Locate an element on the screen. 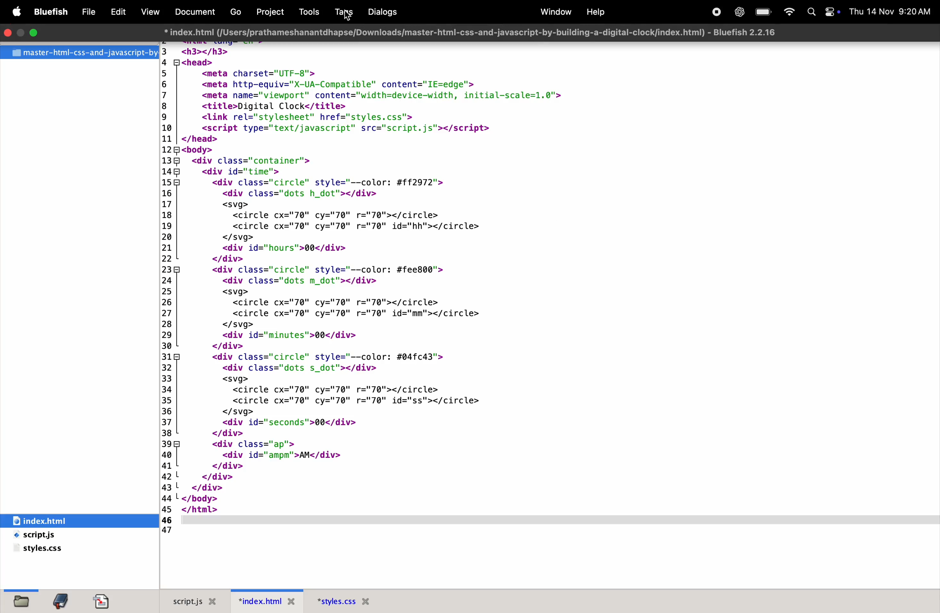 Image resolution: width=940 pixels, height=613 pixels. document is located at coordinates (104, 601).